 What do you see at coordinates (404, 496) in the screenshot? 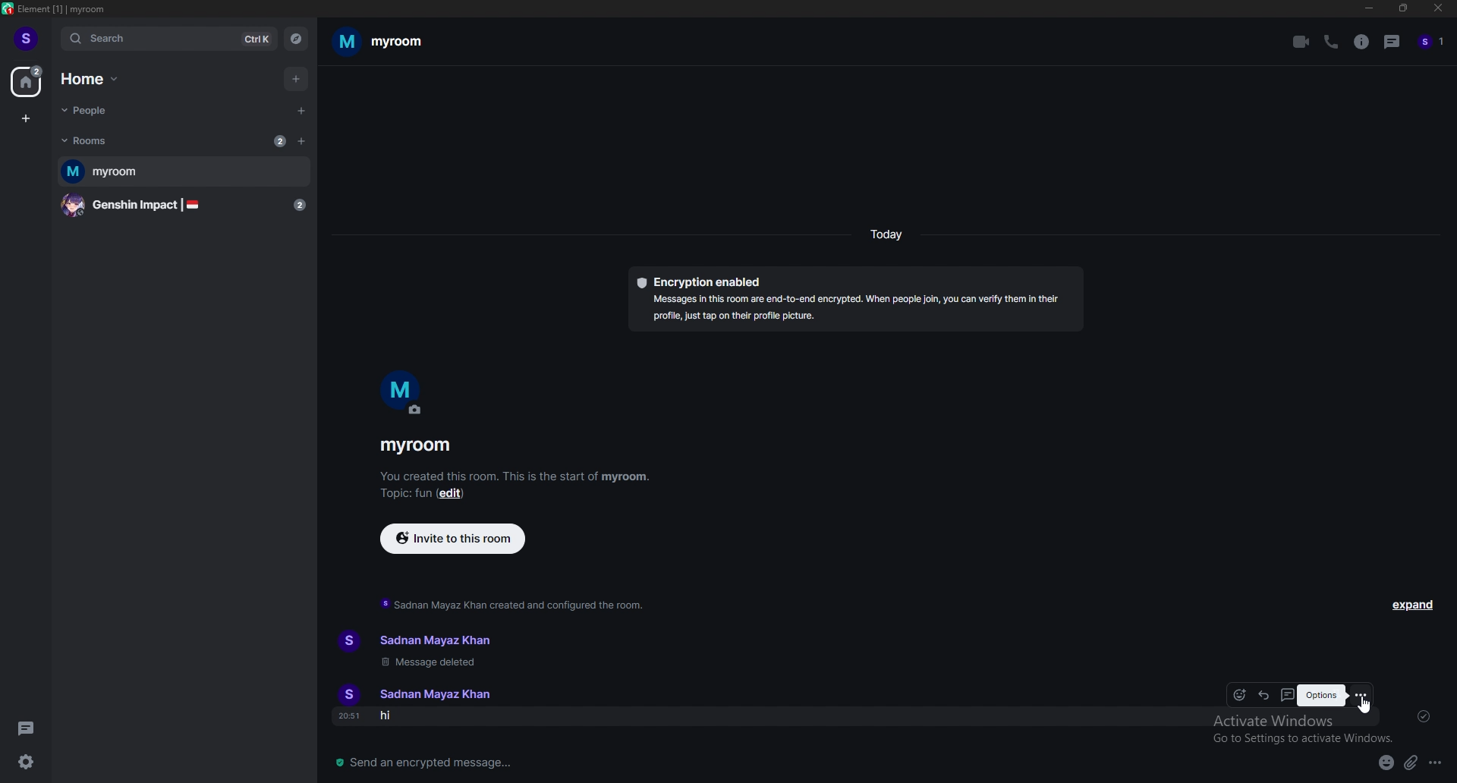
I see `topic fun` at bounding box center [404, 496].